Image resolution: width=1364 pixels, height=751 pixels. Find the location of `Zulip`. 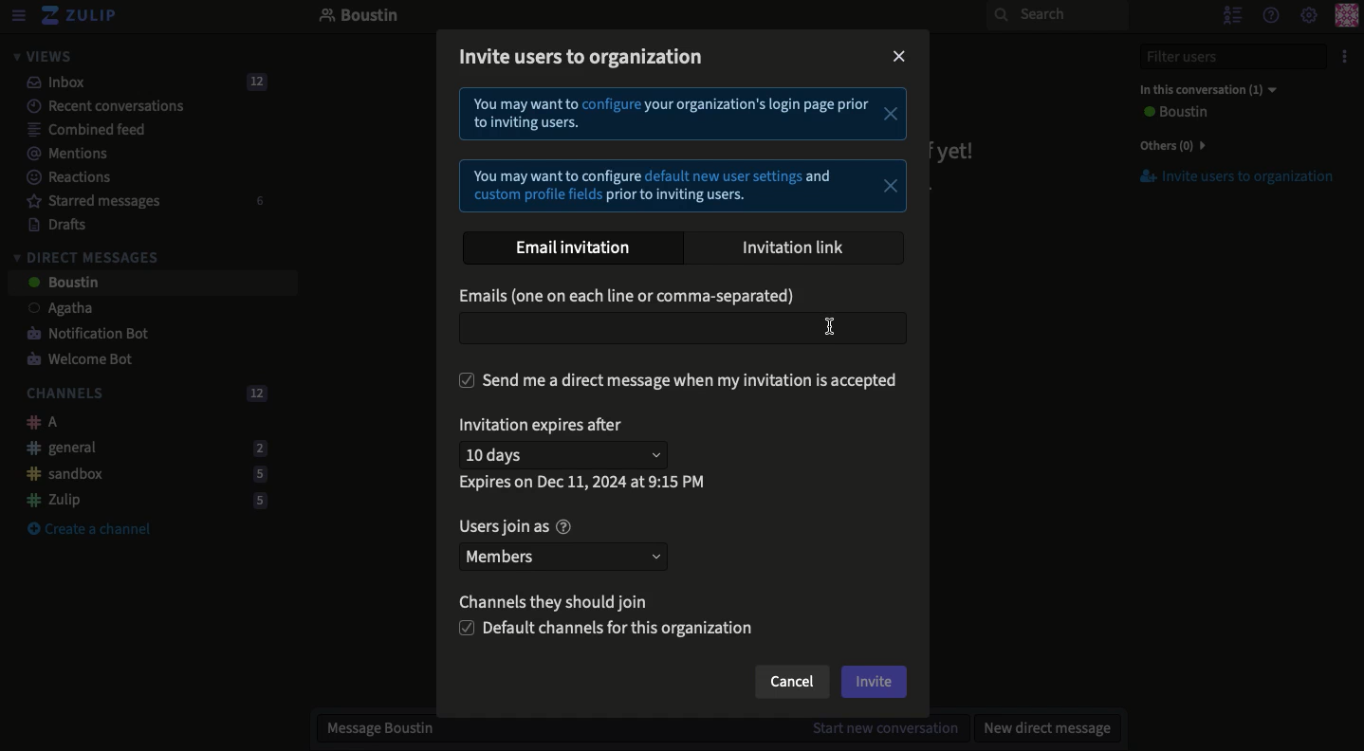

Zulip is located at coordinates (81, 16).